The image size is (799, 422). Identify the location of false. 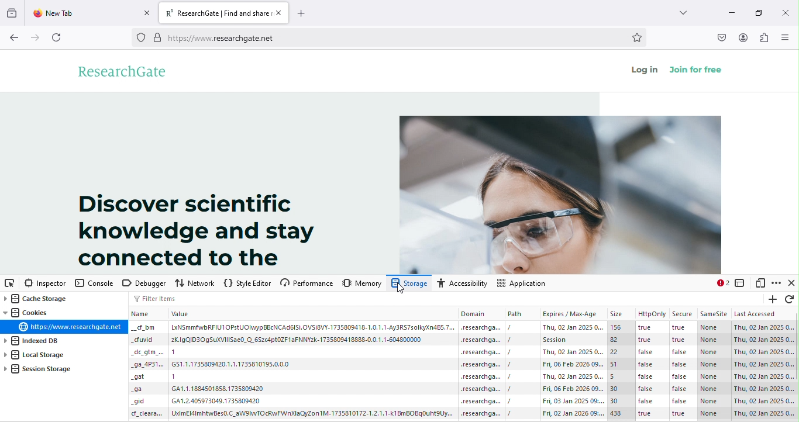
(682, 376).